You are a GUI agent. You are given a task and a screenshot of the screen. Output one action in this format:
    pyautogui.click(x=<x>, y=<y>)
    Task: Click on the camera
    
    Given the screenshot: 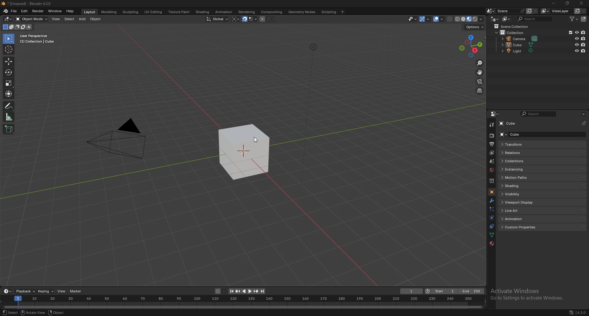 What is the action you would take?
    pyautogui.click(x=521, y=39)
    